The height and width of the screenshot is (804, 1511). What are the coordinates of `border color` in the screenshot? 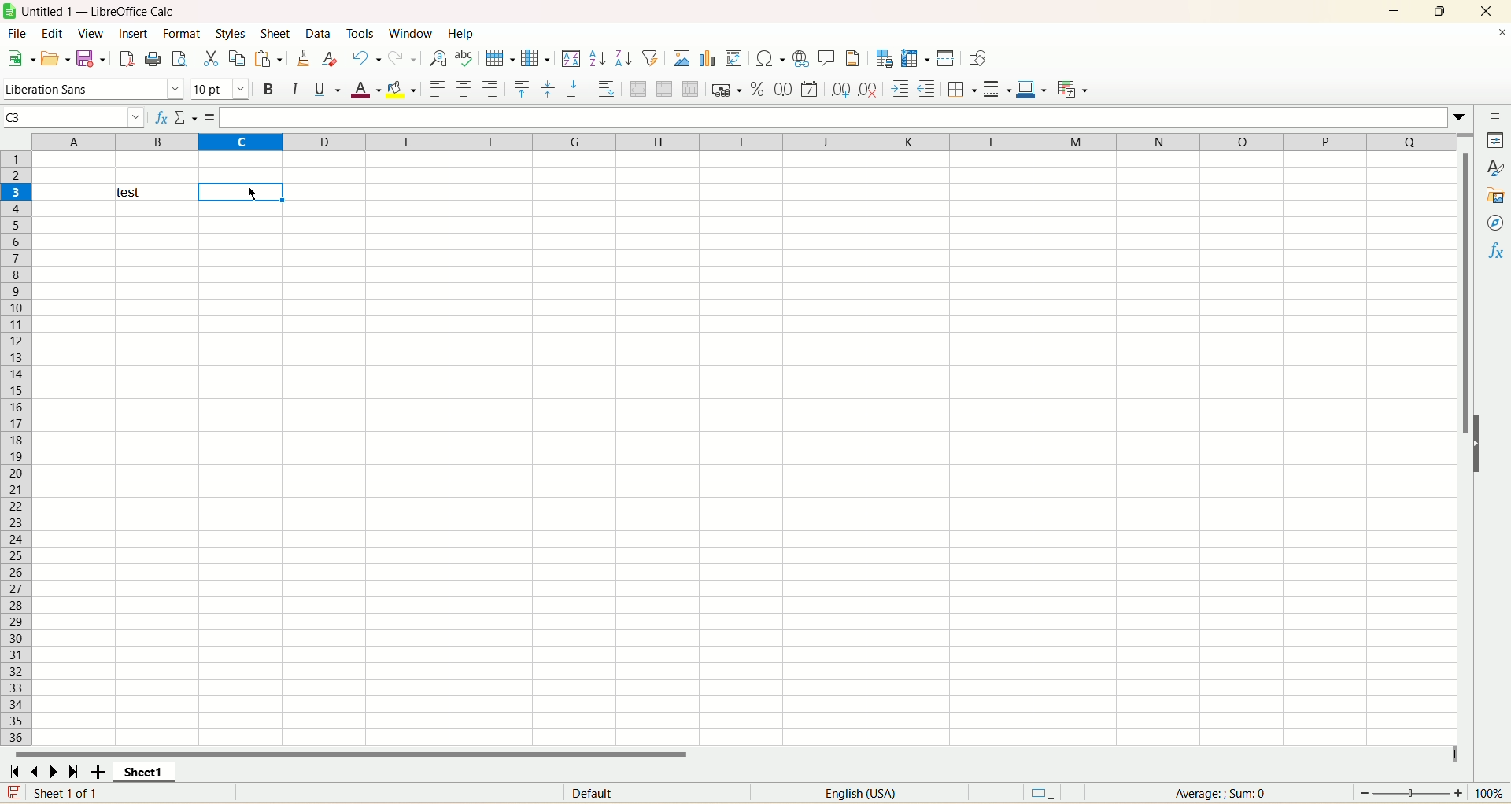 It's located at (1032, 89).